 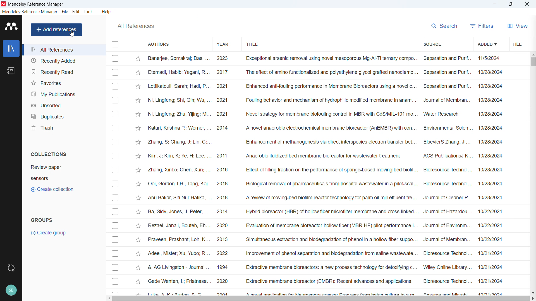 I want to click on Duplicates , so click(x=64, y=116).